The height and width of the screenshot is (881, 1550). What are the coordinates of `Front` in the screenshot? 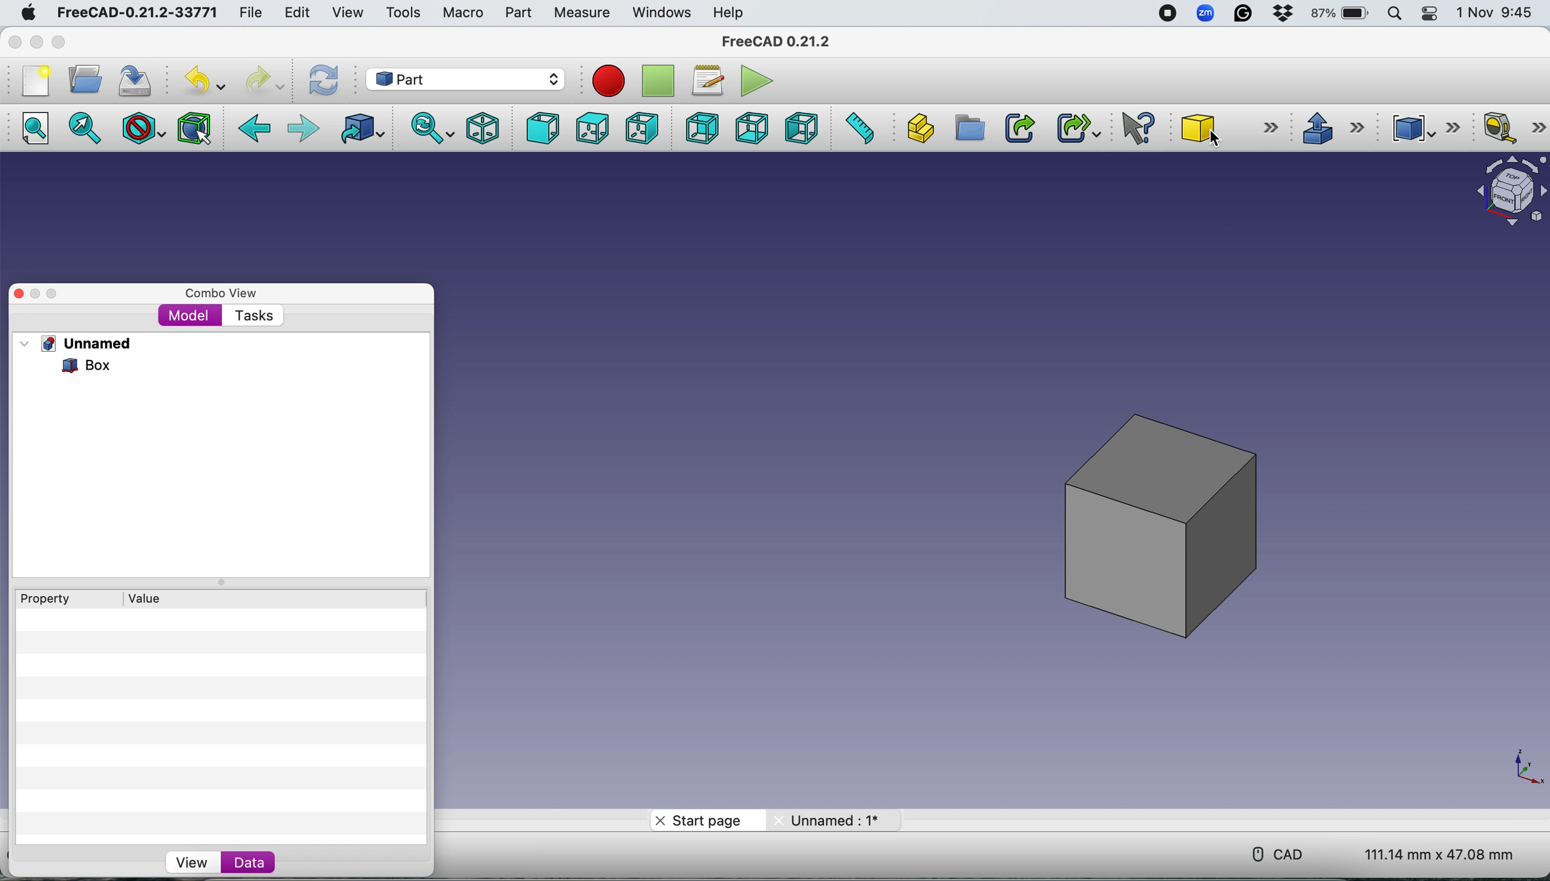 It's located at (539, 128).